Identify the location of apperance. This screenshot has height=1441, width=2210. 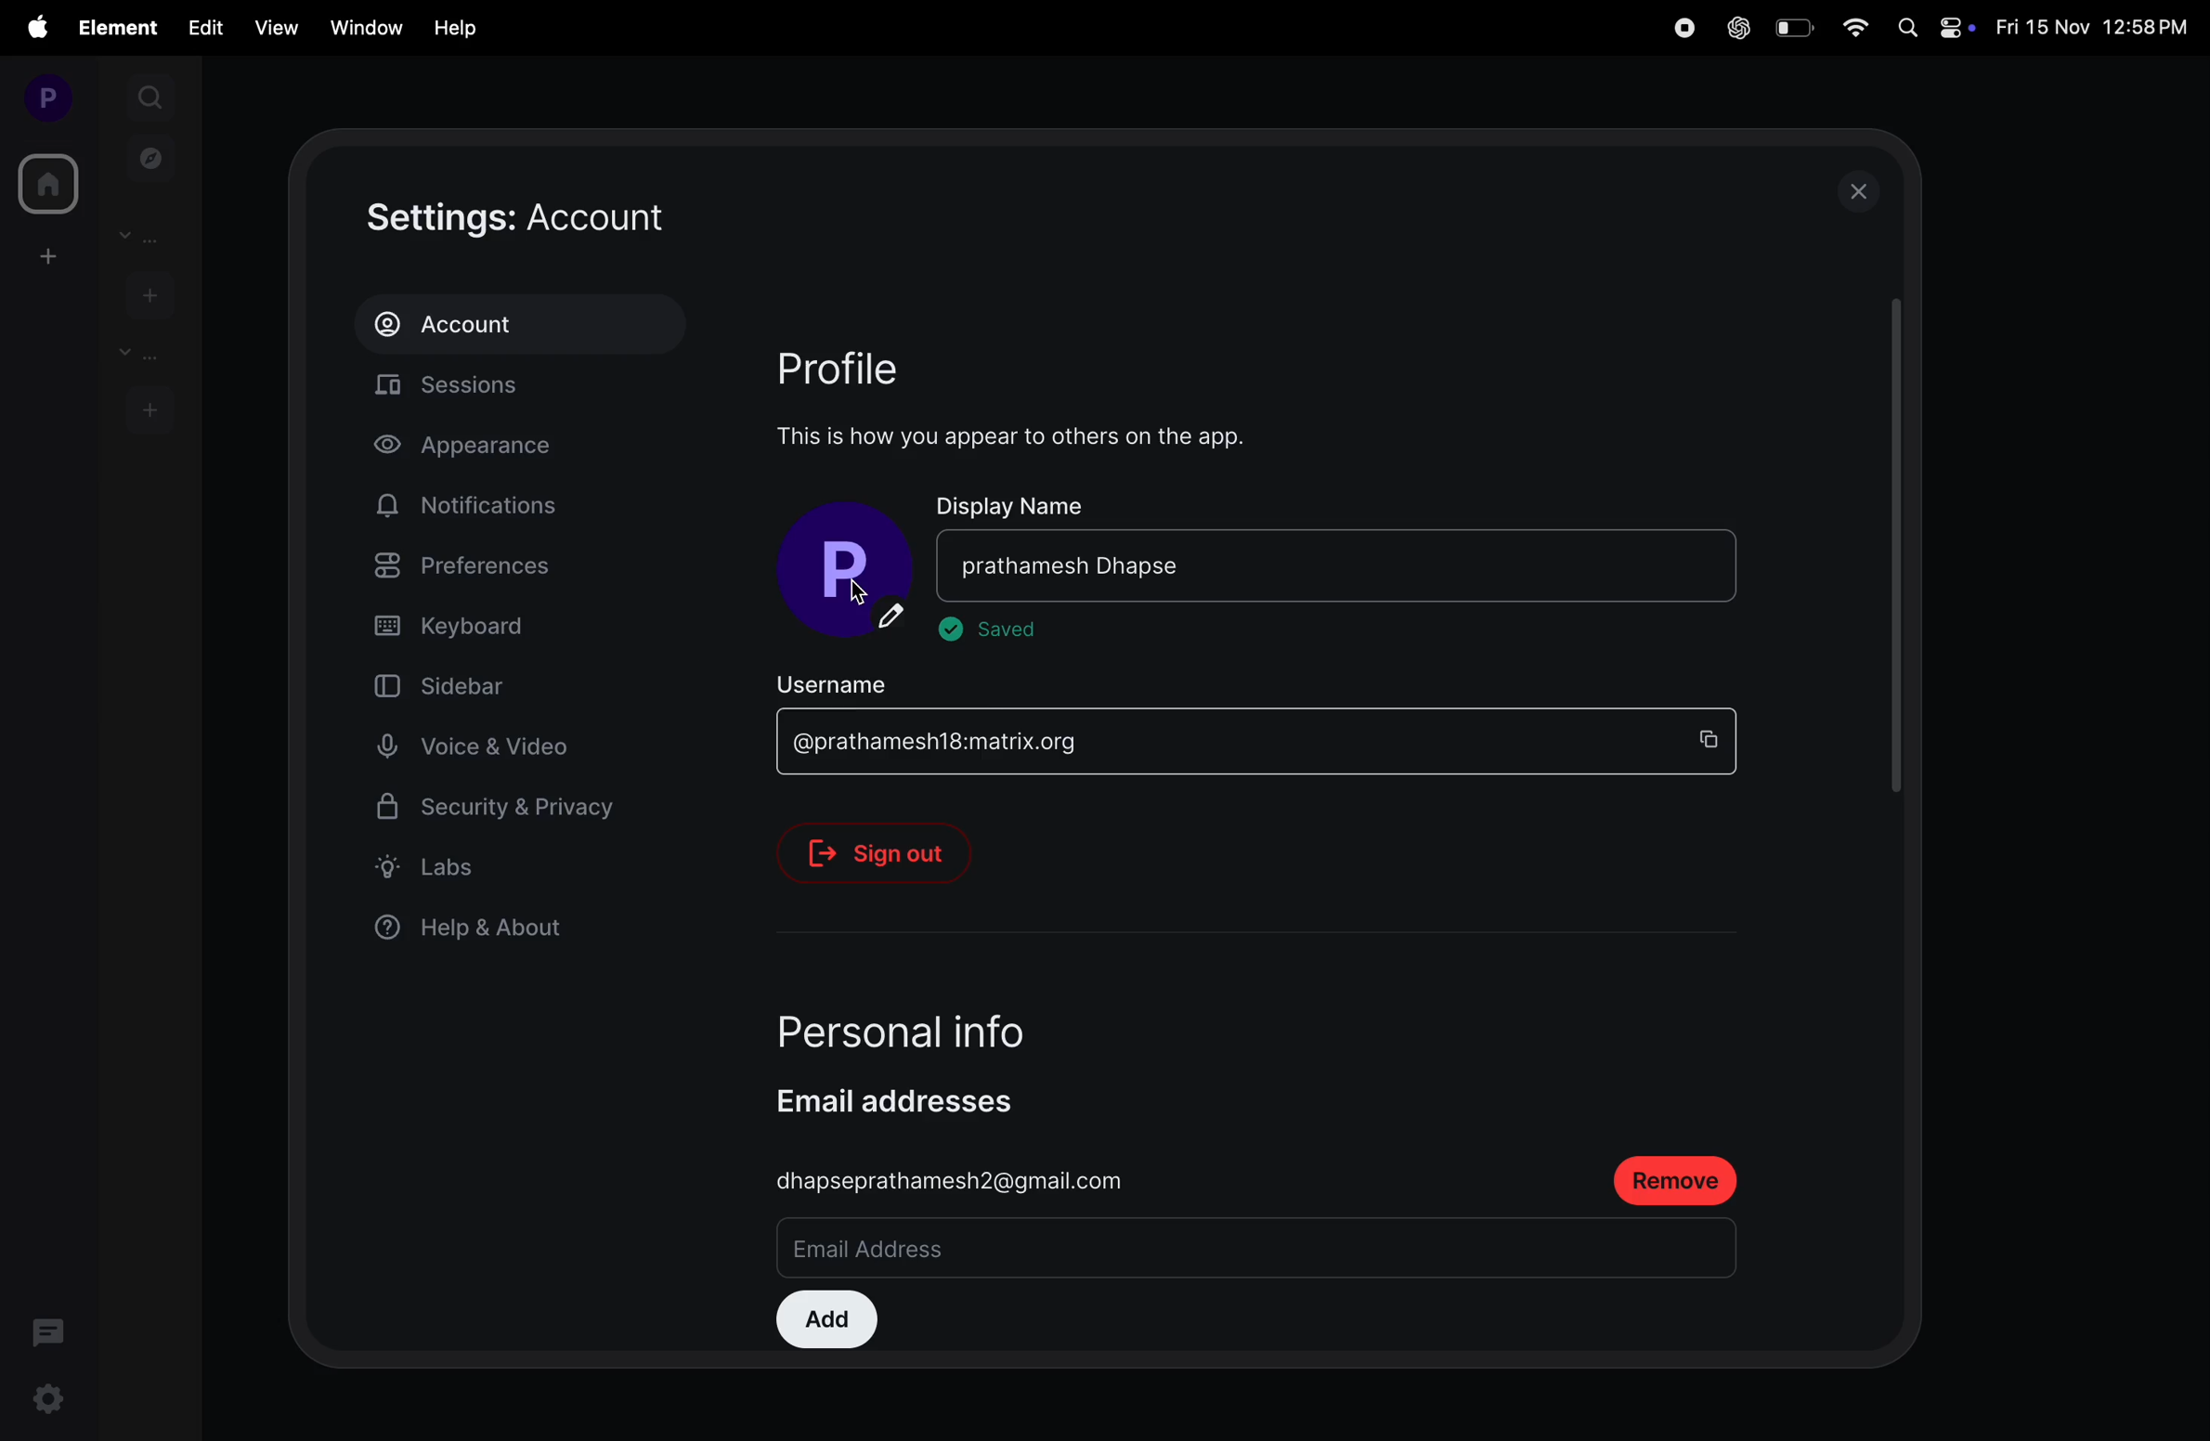
(491, 448).